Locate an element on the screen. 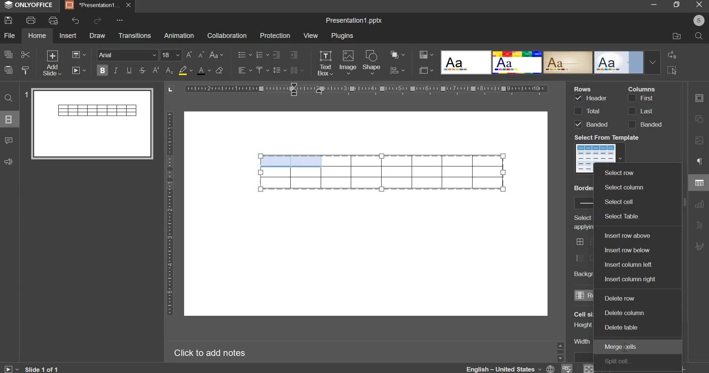 Image resolution: width=709 pixels, height=373 pixels. Sidebar is located at coordinates (560, 351).